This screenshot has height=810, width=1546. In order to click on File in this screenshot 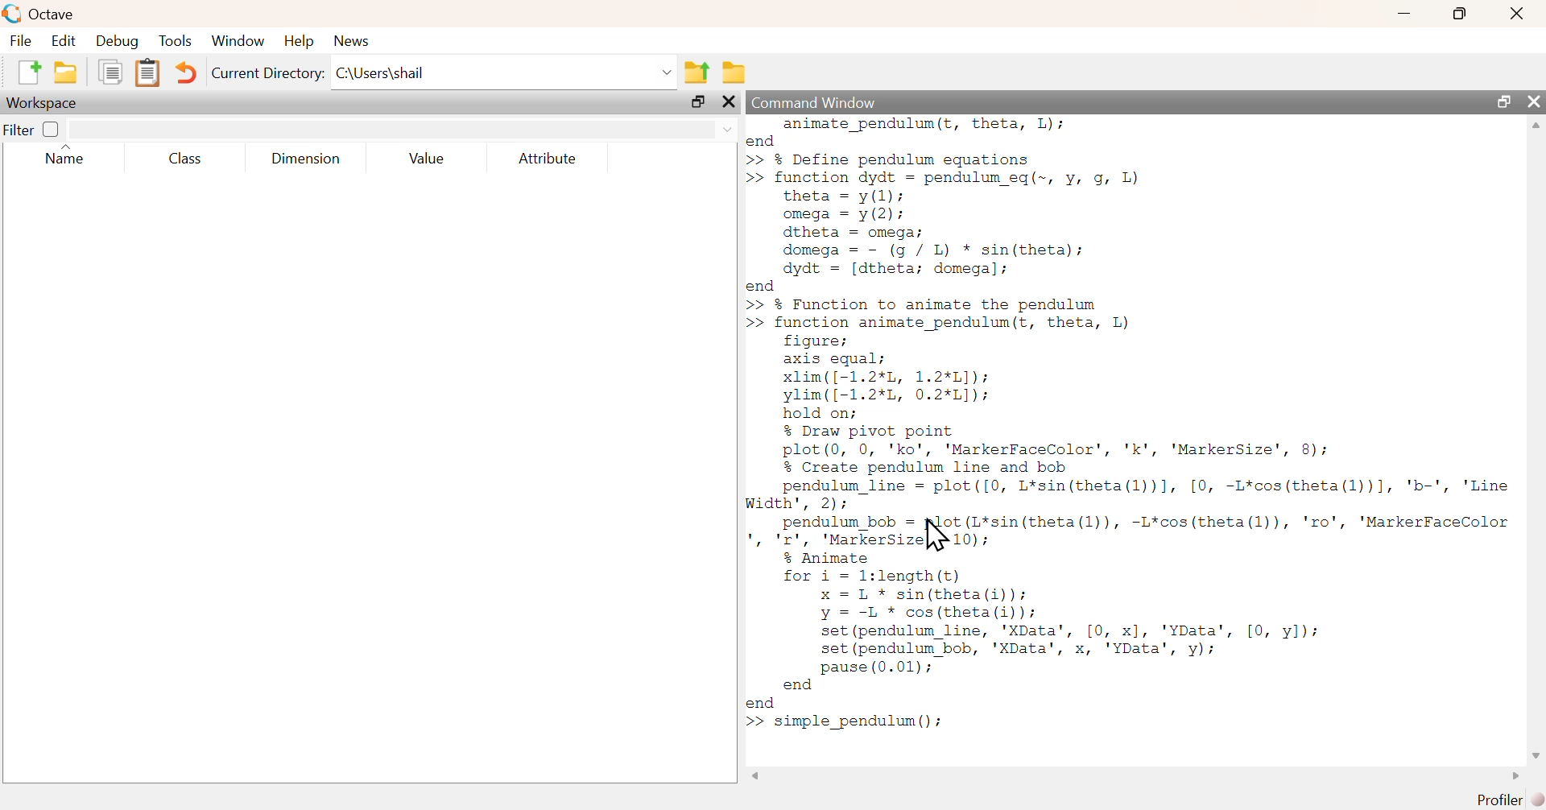, I will do `click(19, 40)`.